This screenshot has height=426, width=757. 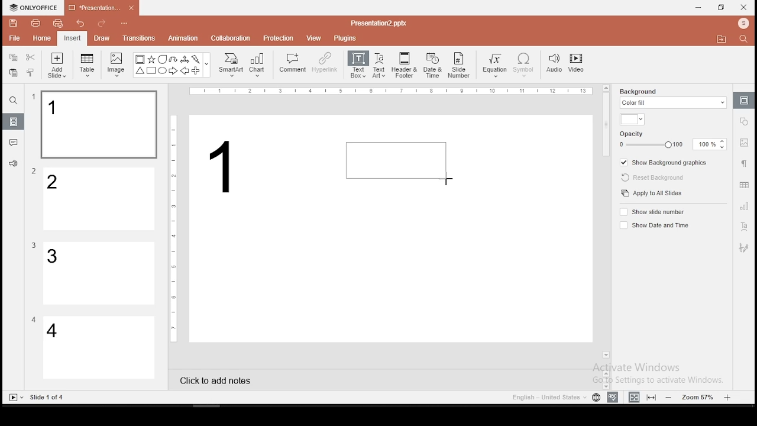 What do you see at coordinates (14, 122) in the screenshot?
I see `slides` at bounding box center [14, 122].